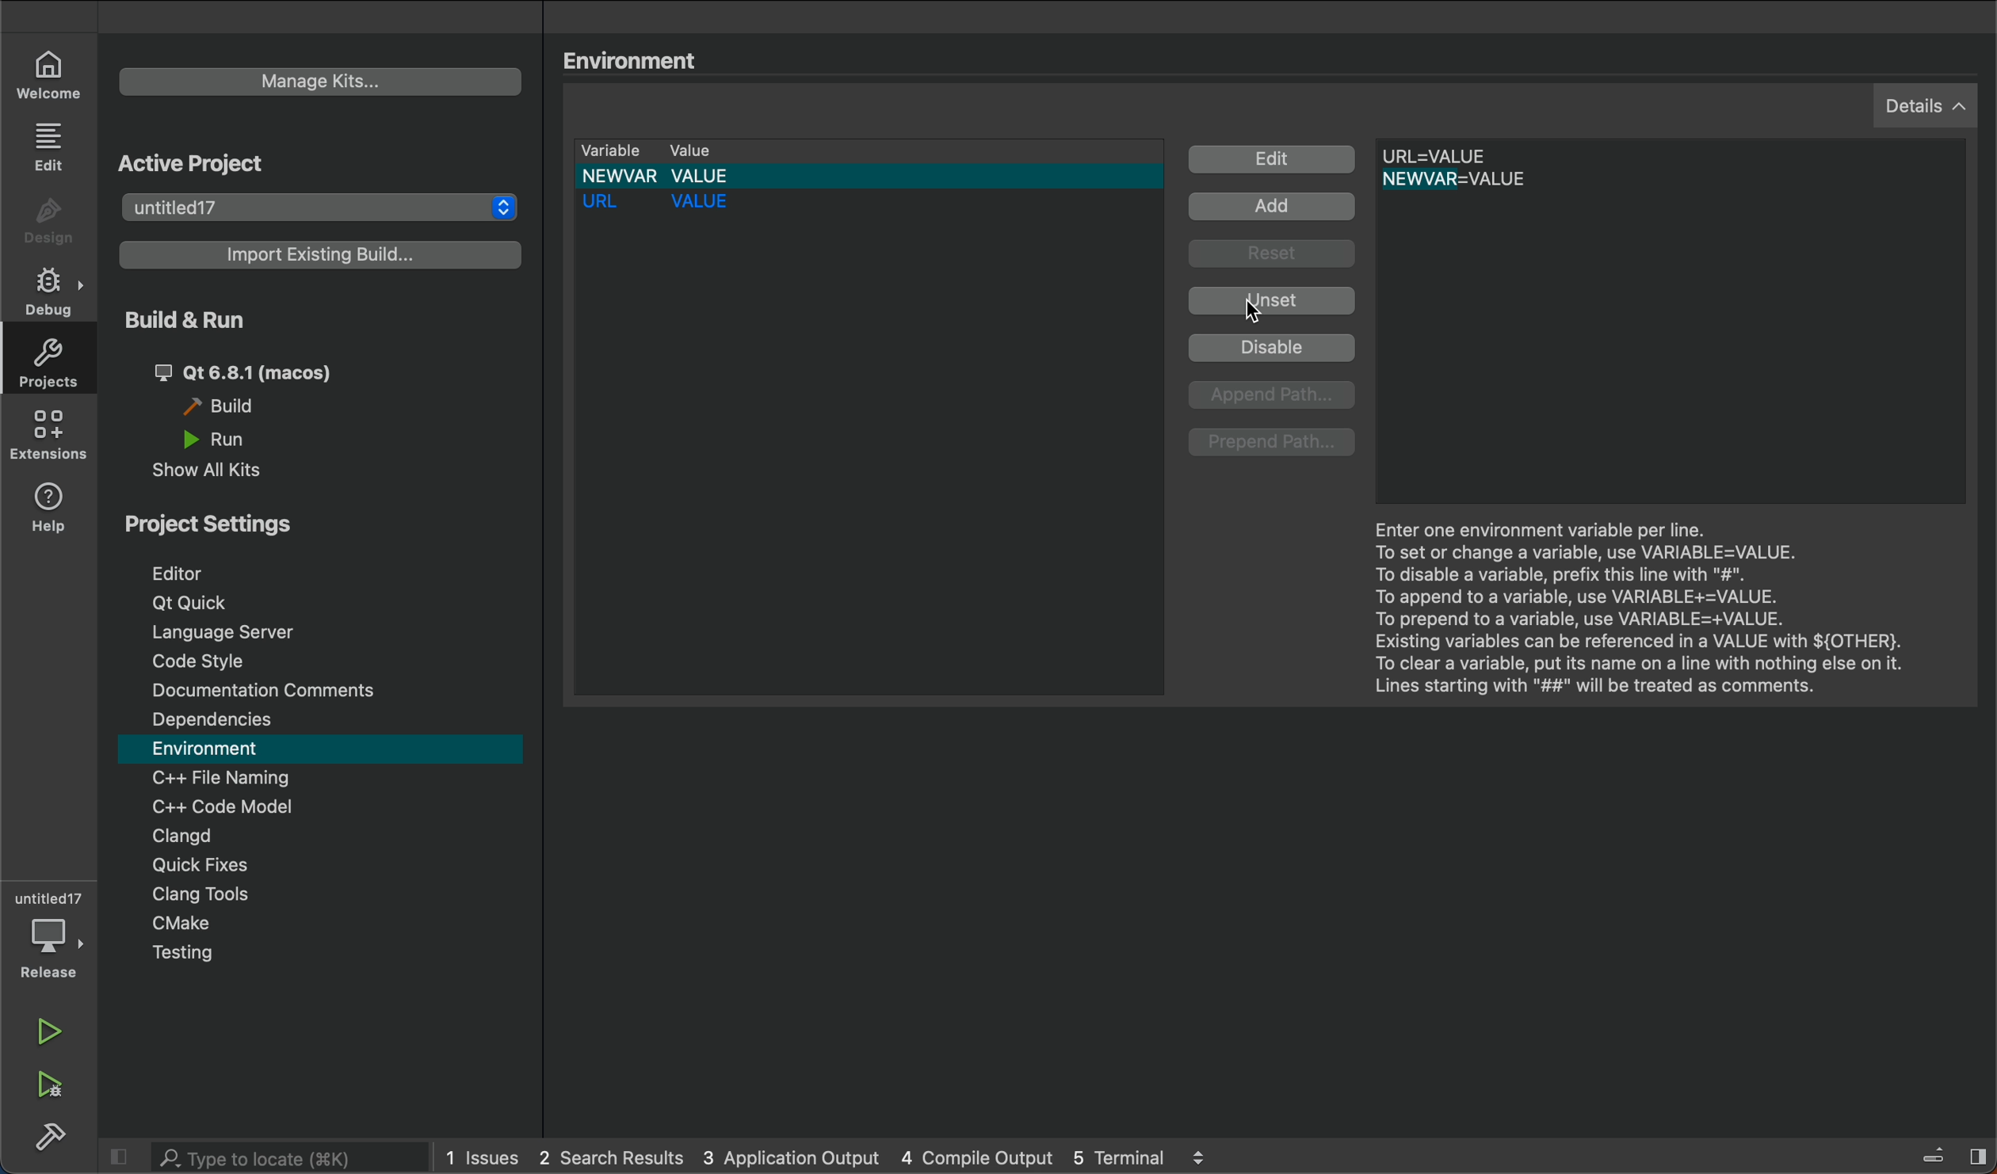 Image resolution: width=1997 pixels, height=1174 pixels. What do you see at coordinates (1947, 1155) in the screenshot?
I see `sidebar toggle` at bounding box center [1947, 1155].